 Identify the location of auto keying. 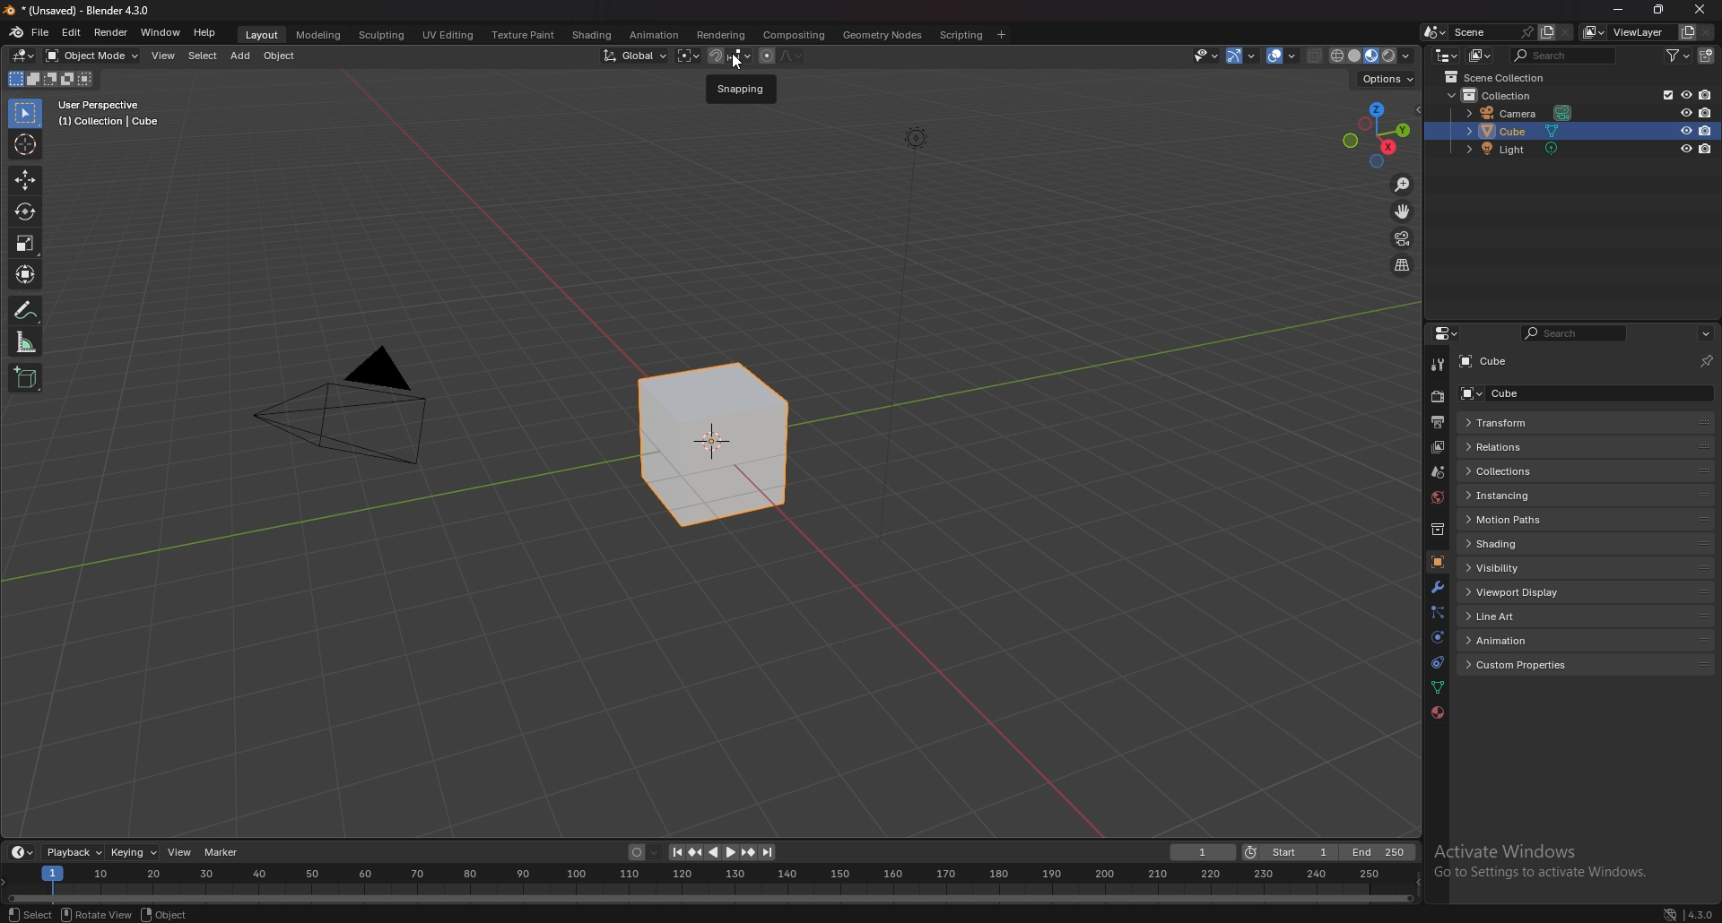
(645, 852).